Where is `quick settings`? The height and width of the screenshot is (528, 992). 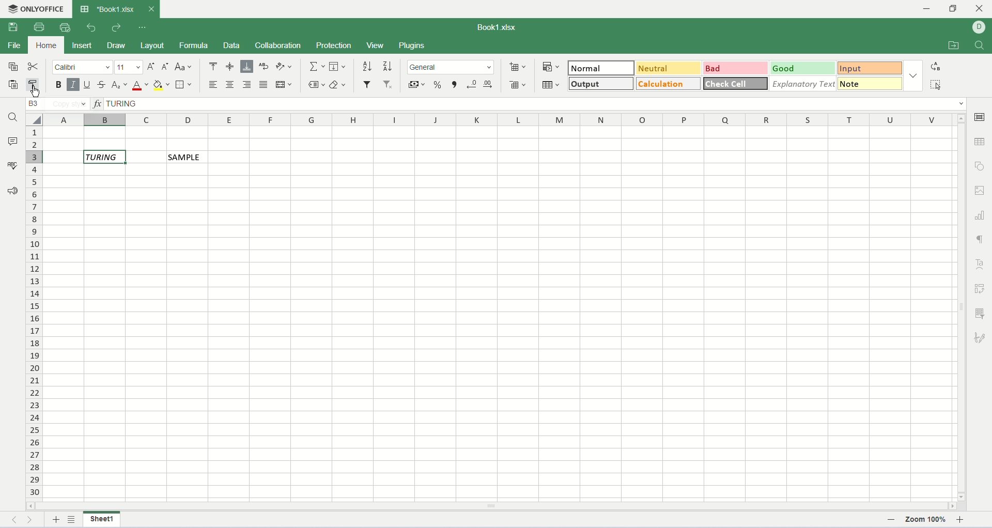
quick settings is located at coordinates (143, 28).